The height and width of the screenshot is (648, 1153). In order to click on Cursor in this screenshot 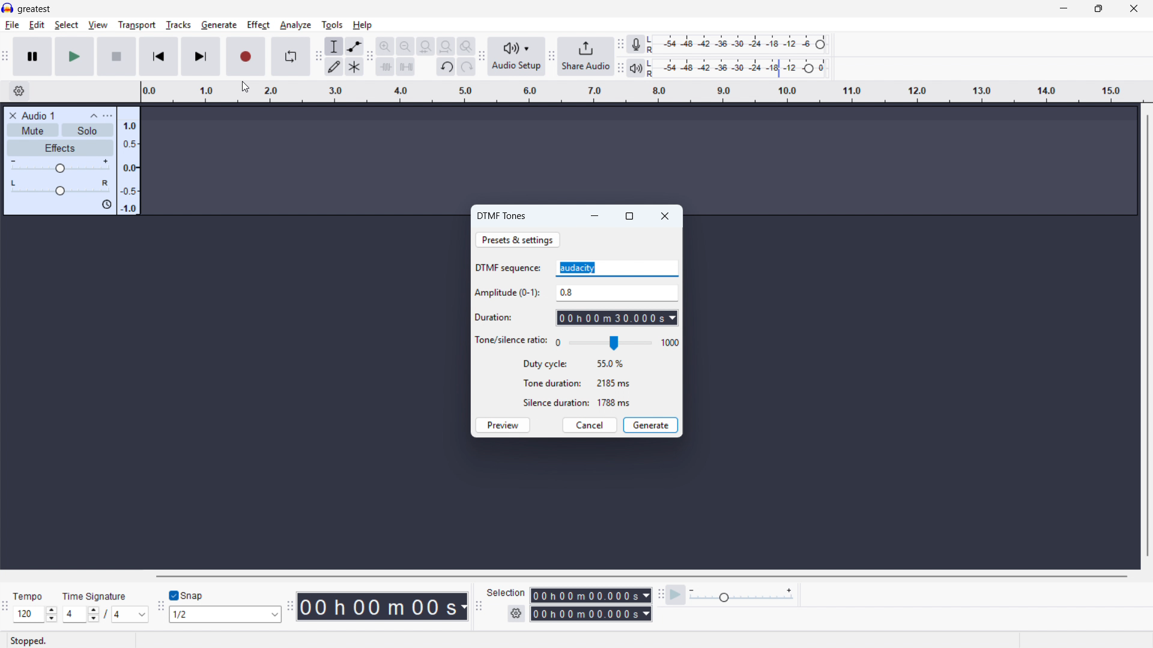, I will do `click(246, 88)`.